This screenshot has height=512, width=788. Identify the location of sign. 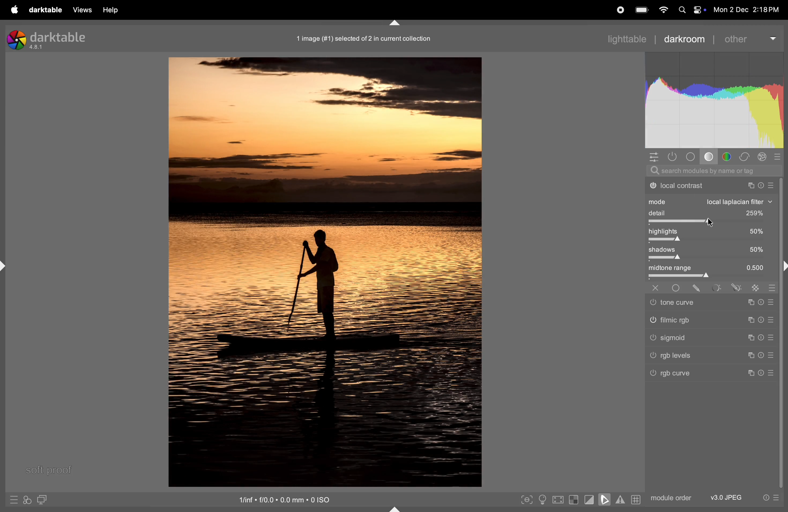
(772, 289).